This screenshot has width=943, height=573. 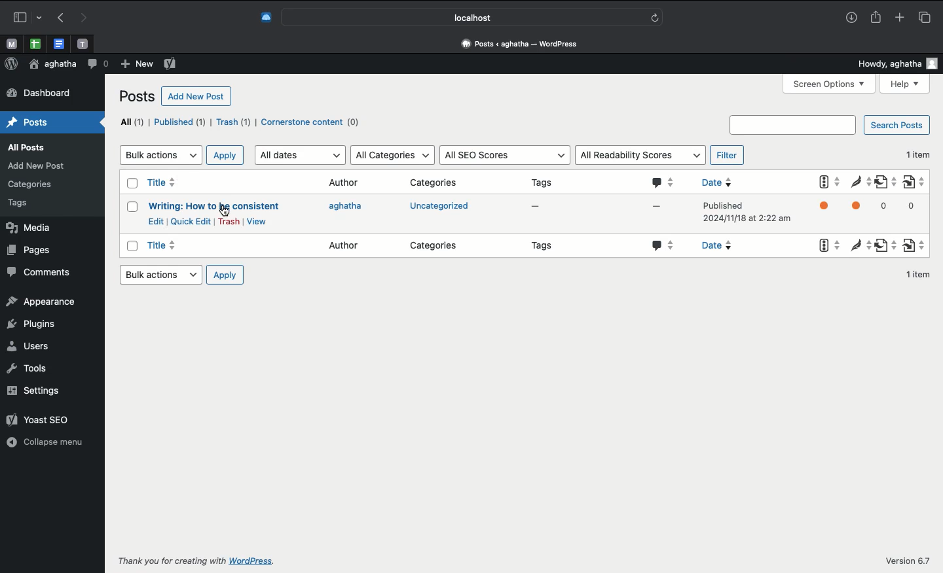 What do you see at coordinates (133, 182) in the screenshot?
I see `Checkbox` at bounding box center [133, 182].